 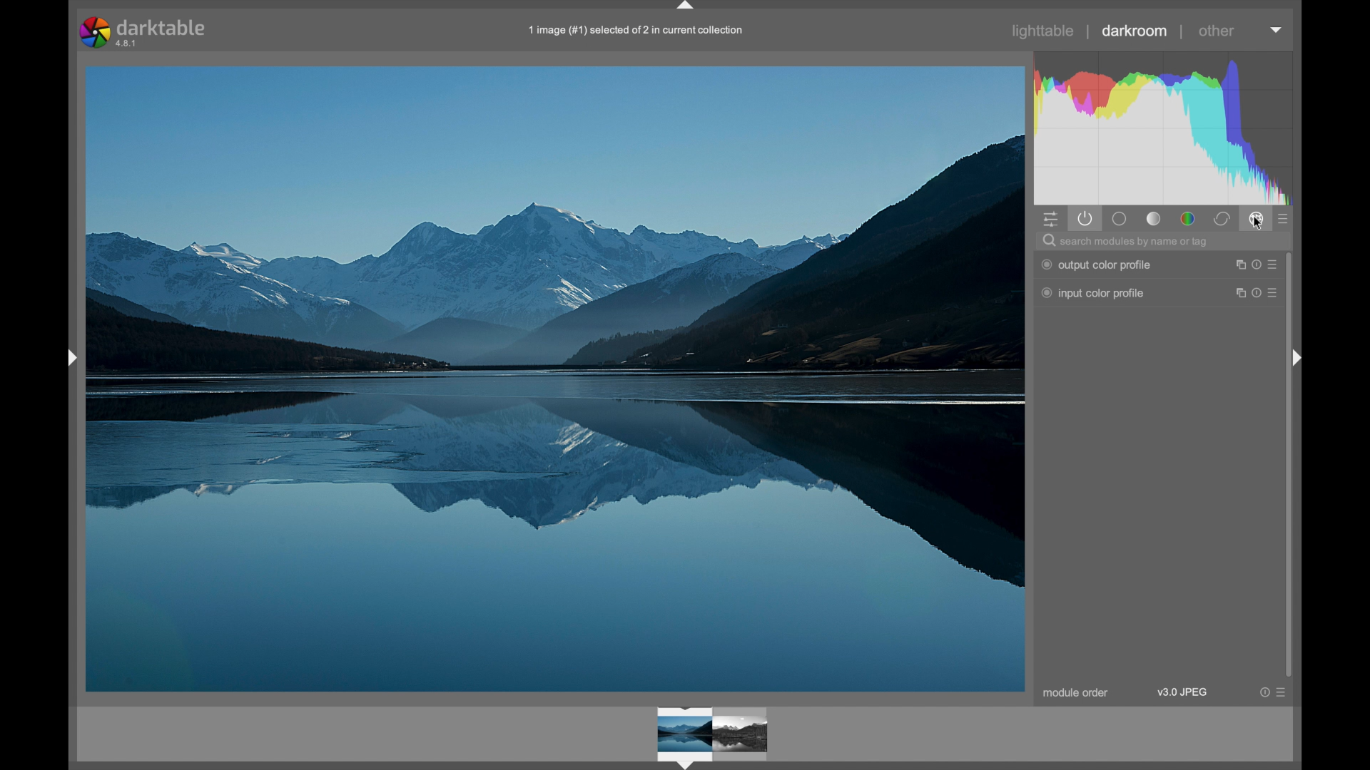 I want to click on lighttable, so click(x=1044, y=31).